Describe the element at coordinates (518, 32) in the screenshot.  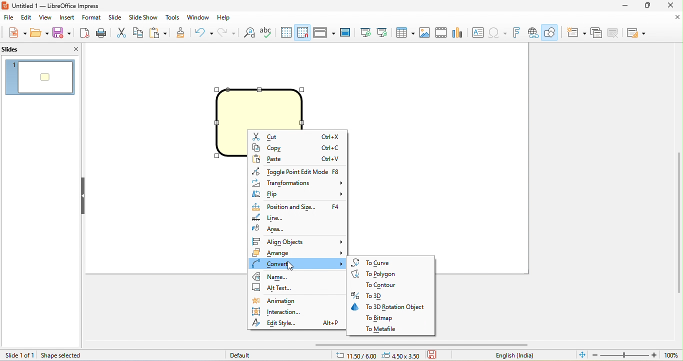
I see `fontwork text` at that location.